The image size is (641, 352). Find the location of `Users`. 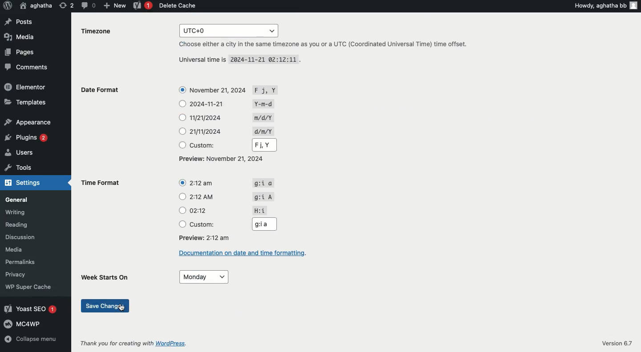

Users is located at coordinates (22, 152).